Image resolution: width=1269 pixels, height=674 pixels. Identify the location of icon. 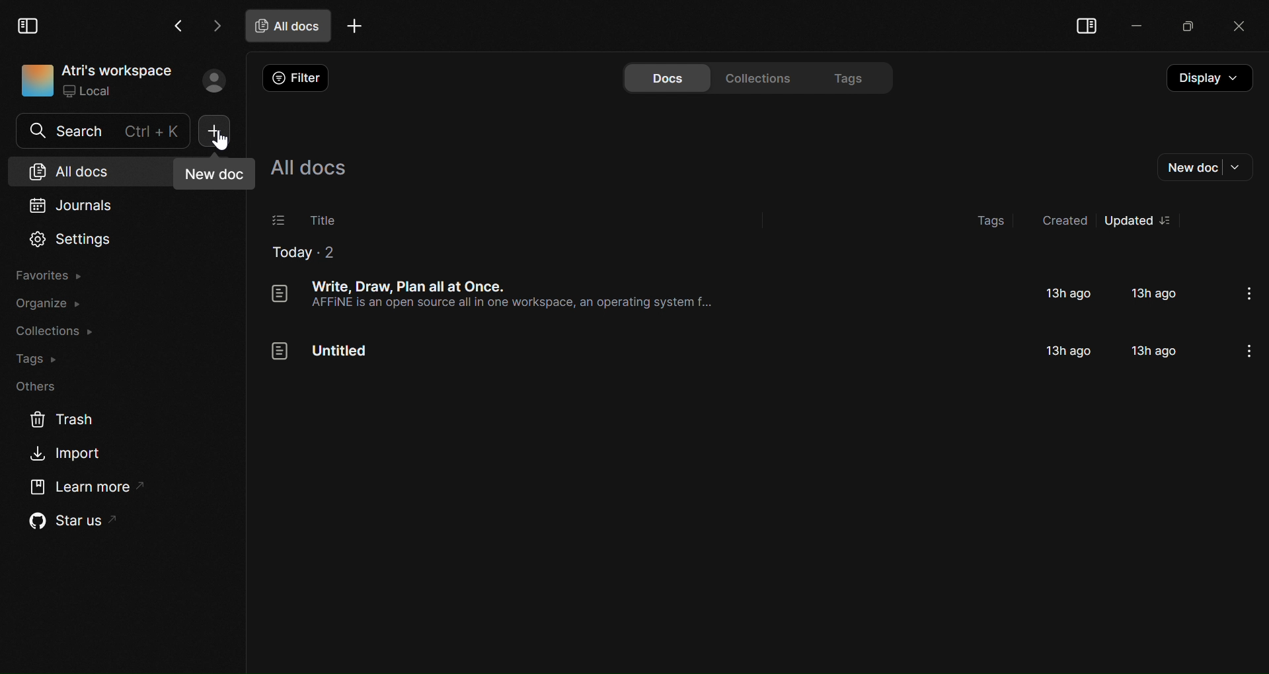
(280, 352).